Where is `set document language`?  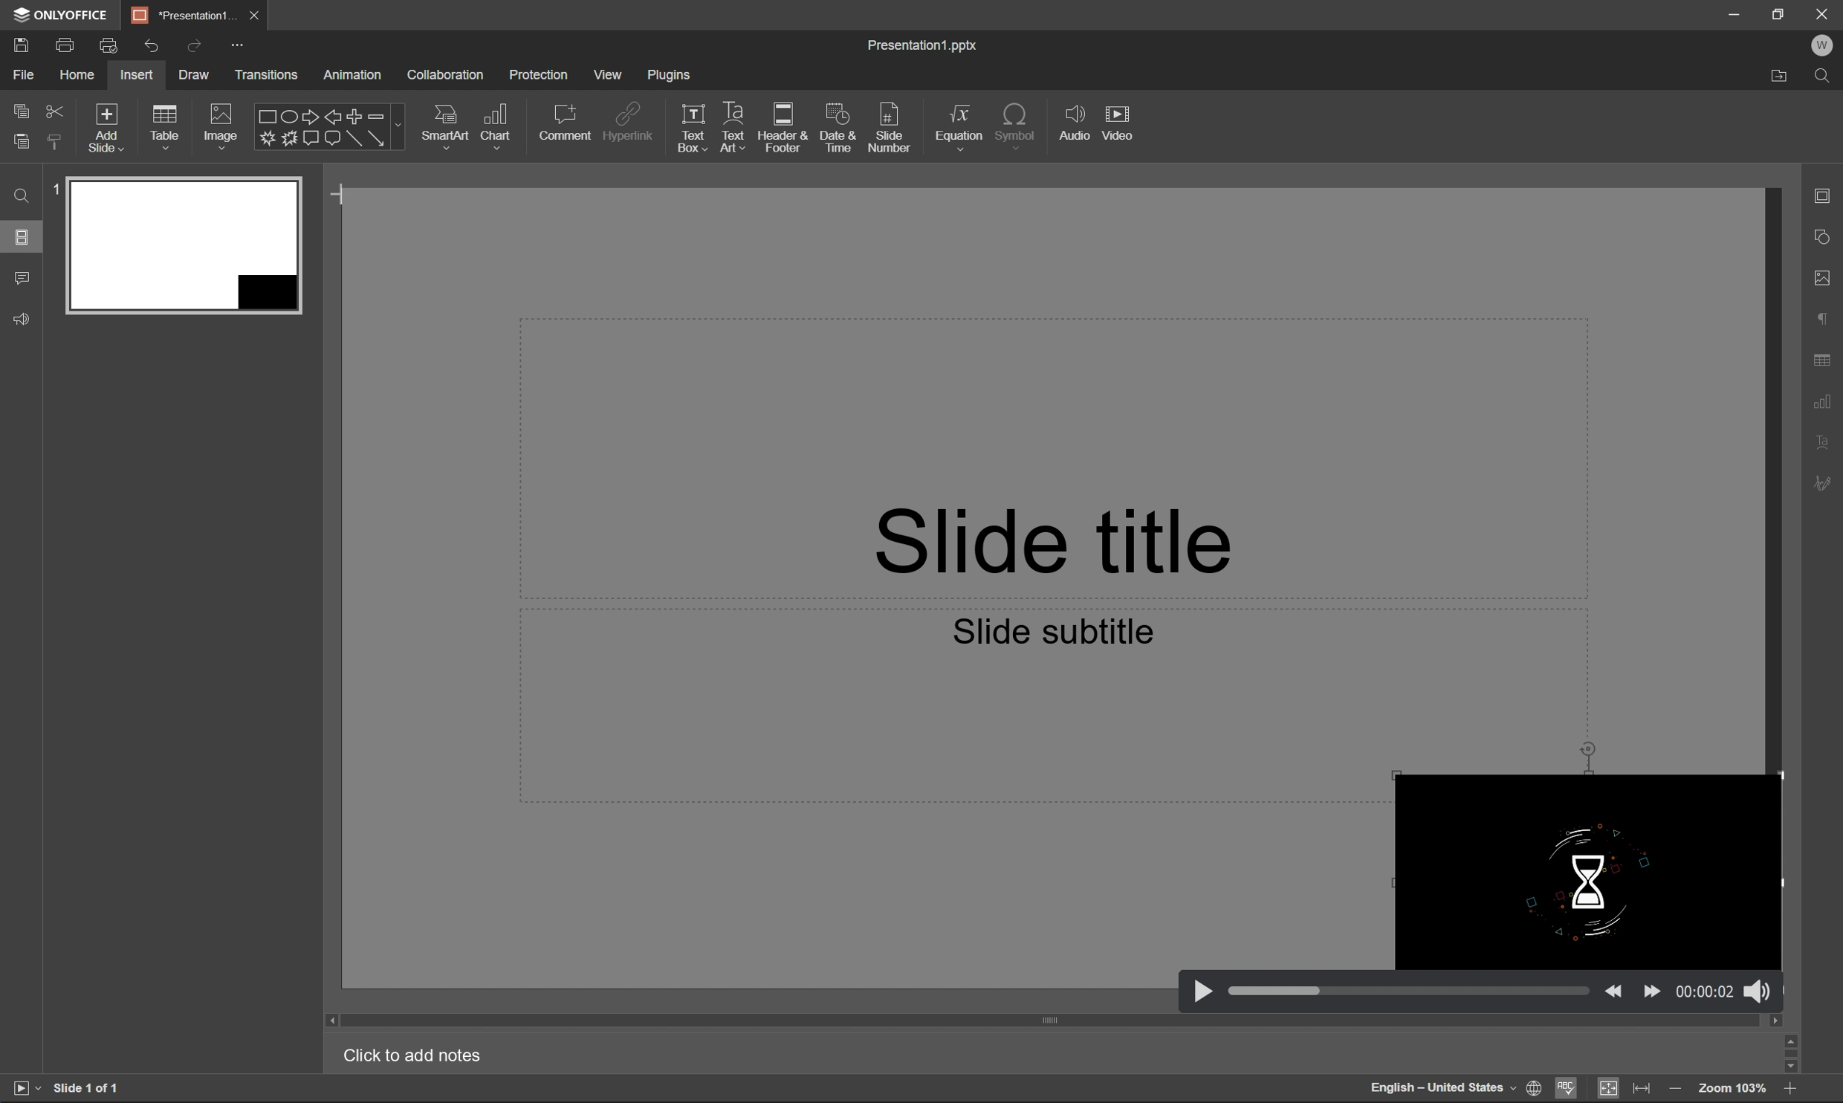
set document language is located at coordinates (1535, 1087).